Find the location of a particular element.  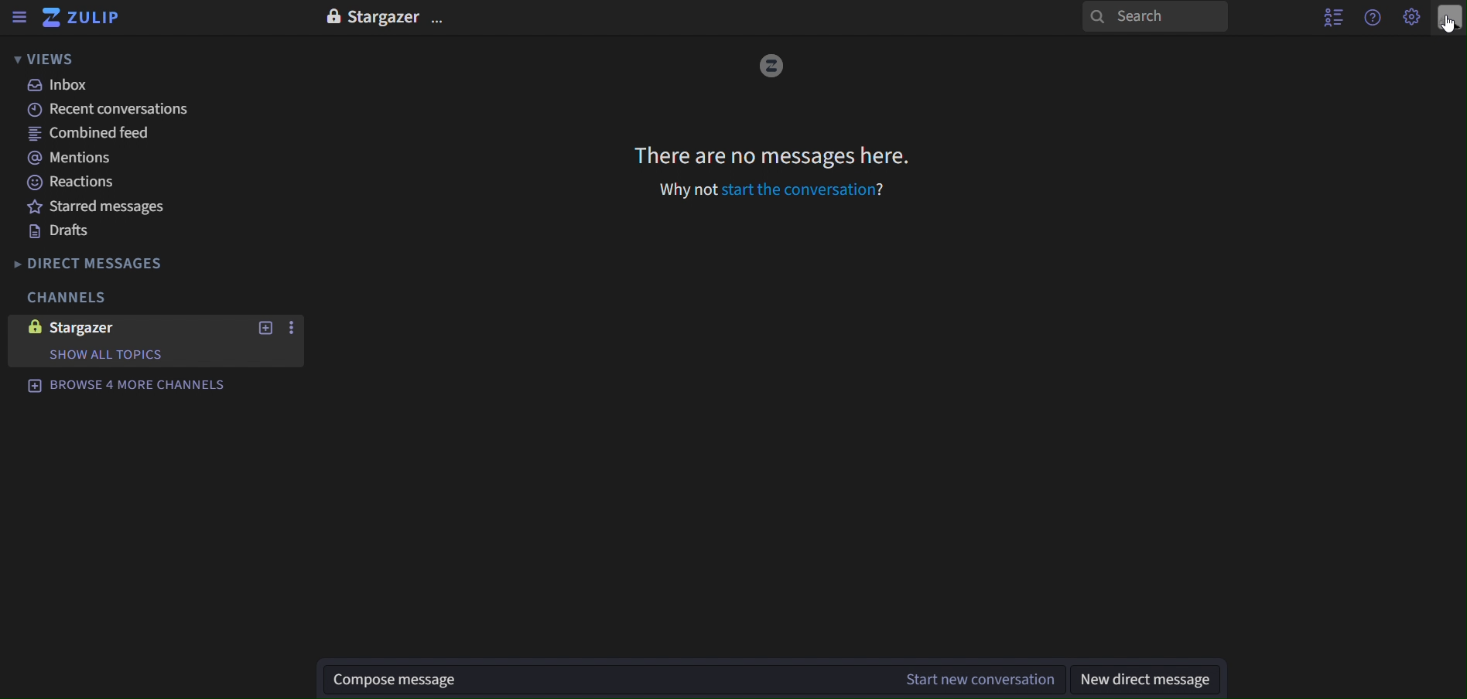

browse 4 more channels is located at coordinates (131, 387).